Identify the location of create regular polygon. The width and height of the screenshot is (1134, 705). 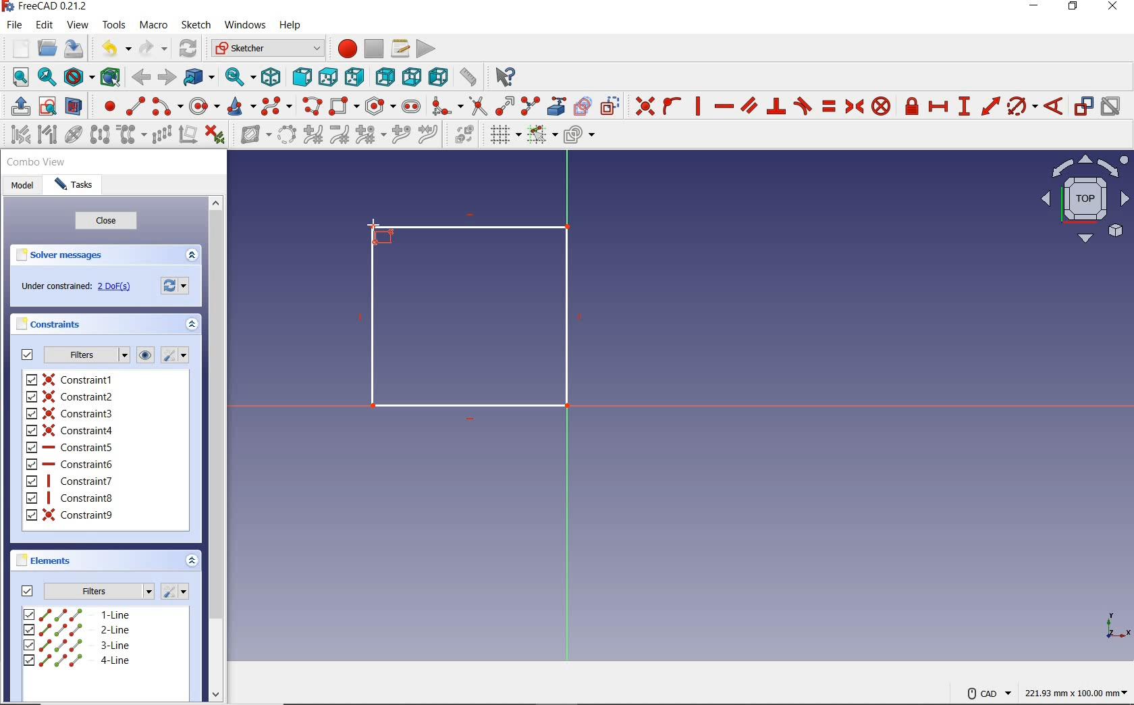
(379, 106).